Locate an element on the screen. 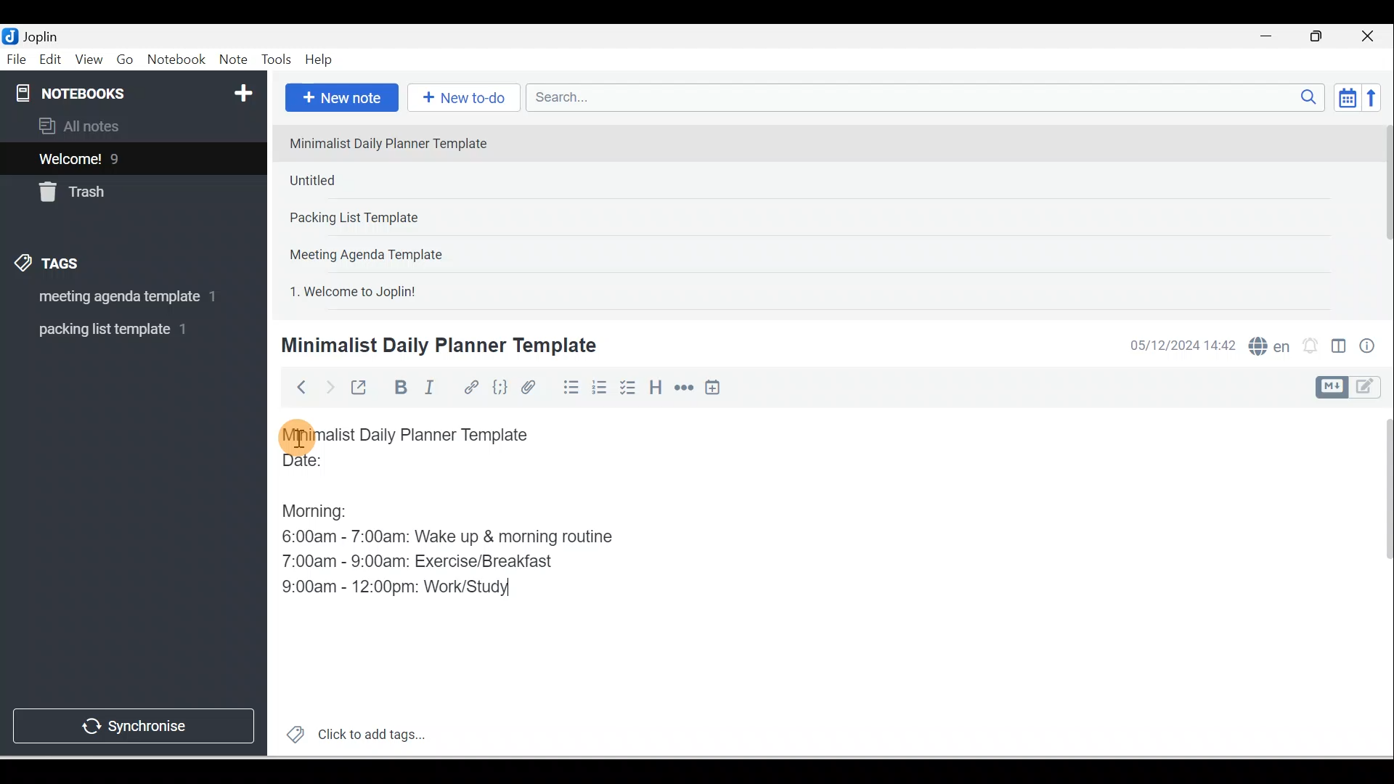 Image resolution: width=1394 pixels, height=784 pixels. Scroll bar is located at coordinates (1378, 582).